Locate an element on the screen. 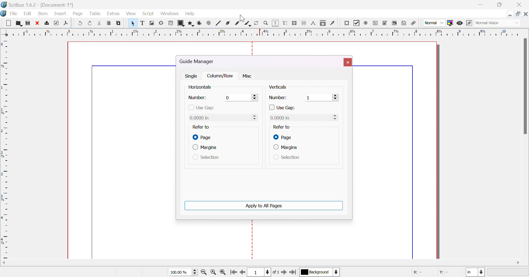 The image size is (529, 277). number is located at coordinates (278, 98).